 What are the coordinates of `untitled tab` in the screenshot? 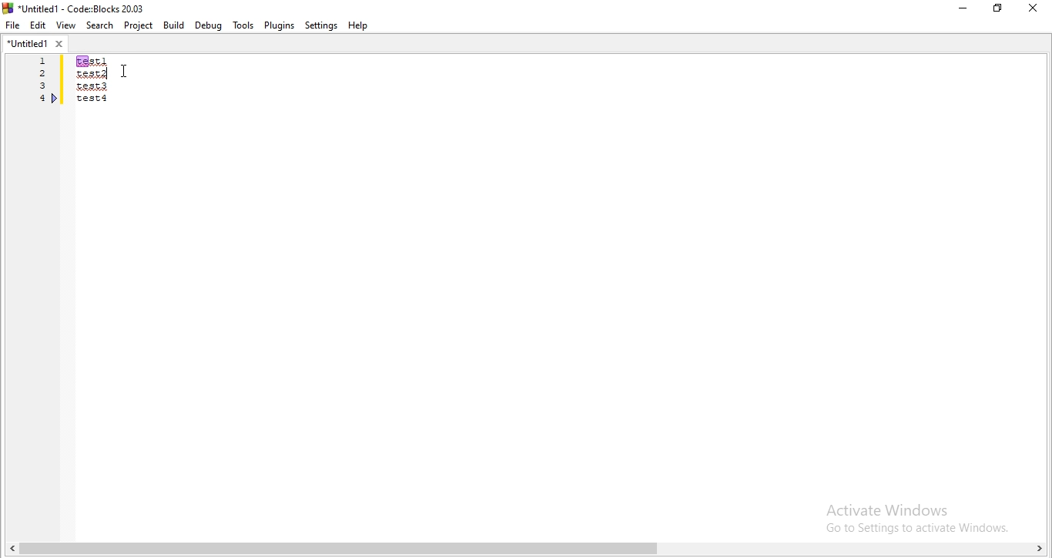 It's located at (35, 44).